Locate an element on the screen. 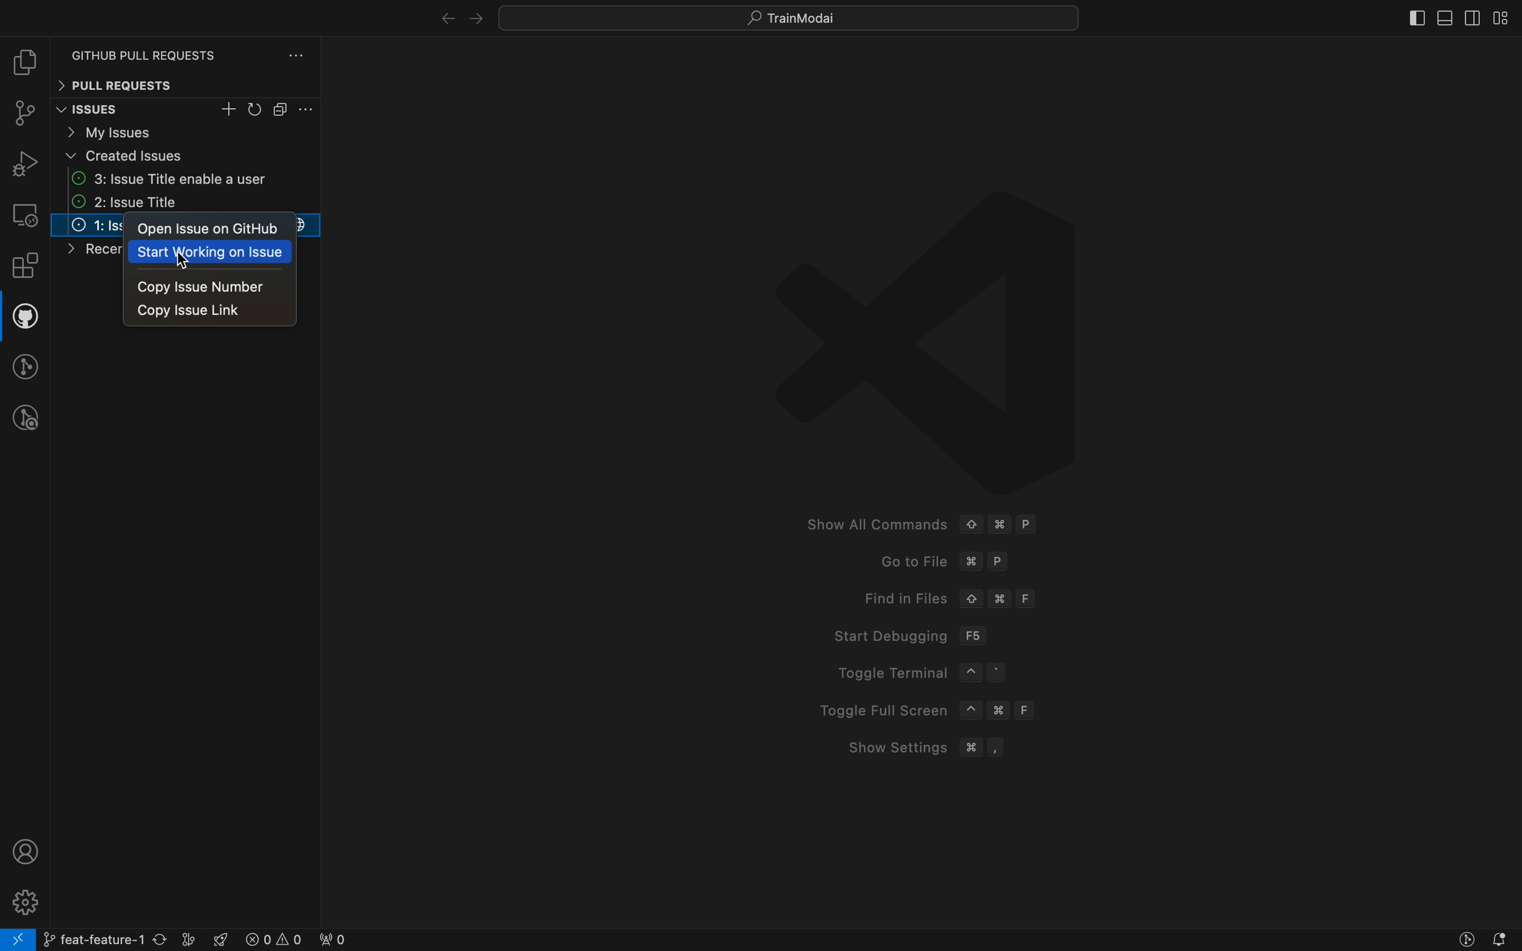 The height and width of the screenshot is (951, 1522). github pull request and issues is located at coordinates (25, 319).